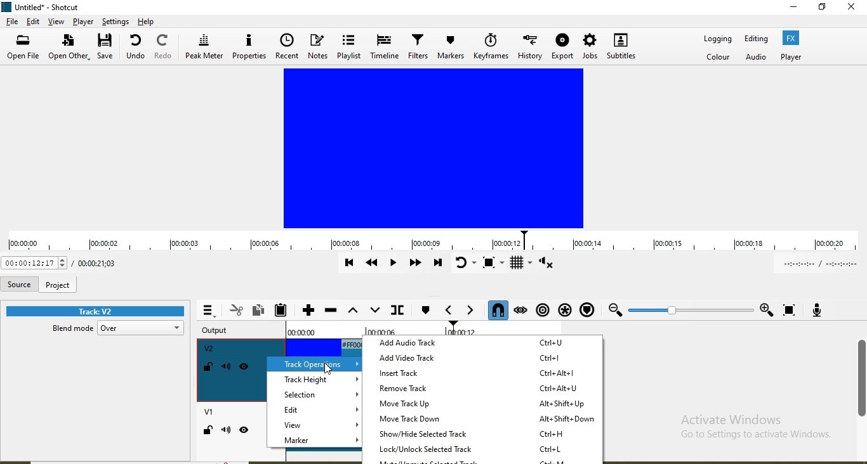 The height and width of the screenshot is (464, 867). What do you see at coordinates (529, 49) in the screenshot?
I see `History` at bounding box center [529, 49].